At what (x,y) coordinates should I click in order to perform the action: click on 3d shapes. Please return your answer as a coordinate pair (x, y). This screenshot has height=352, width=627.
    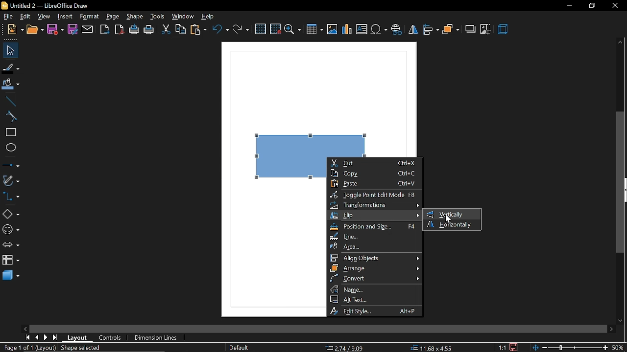
    Looking at the image, I should click on (11, 276).